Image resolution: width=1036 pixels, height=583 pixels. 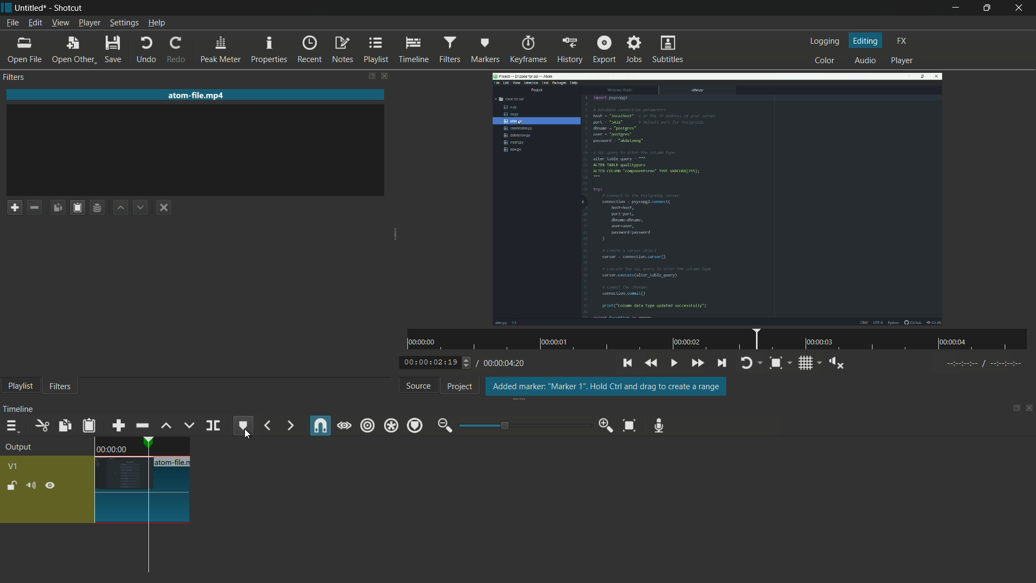 I want to click on ripple markers, so click(x=415, y=426).